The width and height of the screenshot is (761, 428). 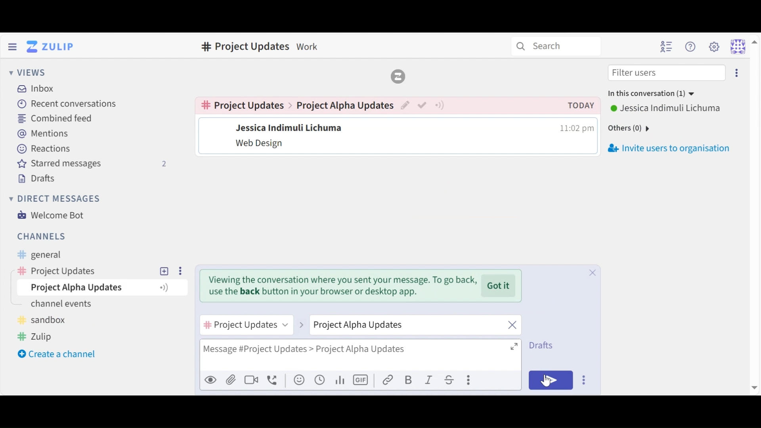 I want to click on Preview, so click(x=210, y=379).